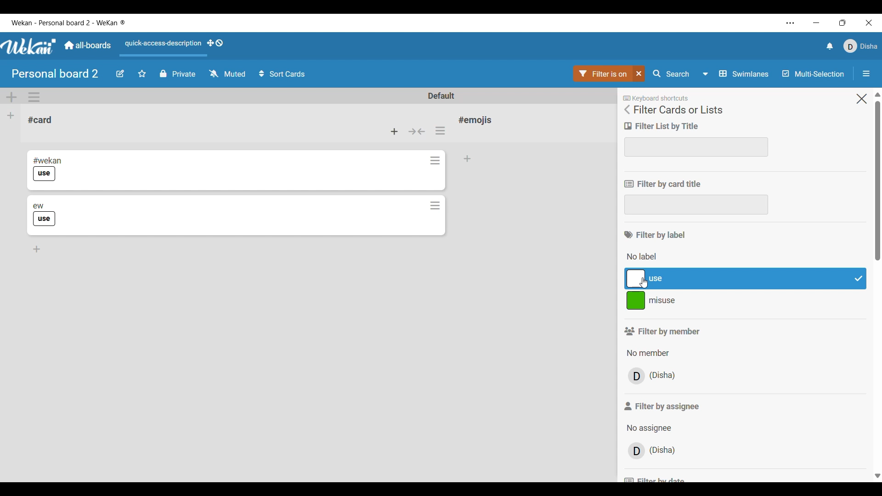 The width and height of the screenshot is (882, 496). I want to click on Section title, so click(662, 331).